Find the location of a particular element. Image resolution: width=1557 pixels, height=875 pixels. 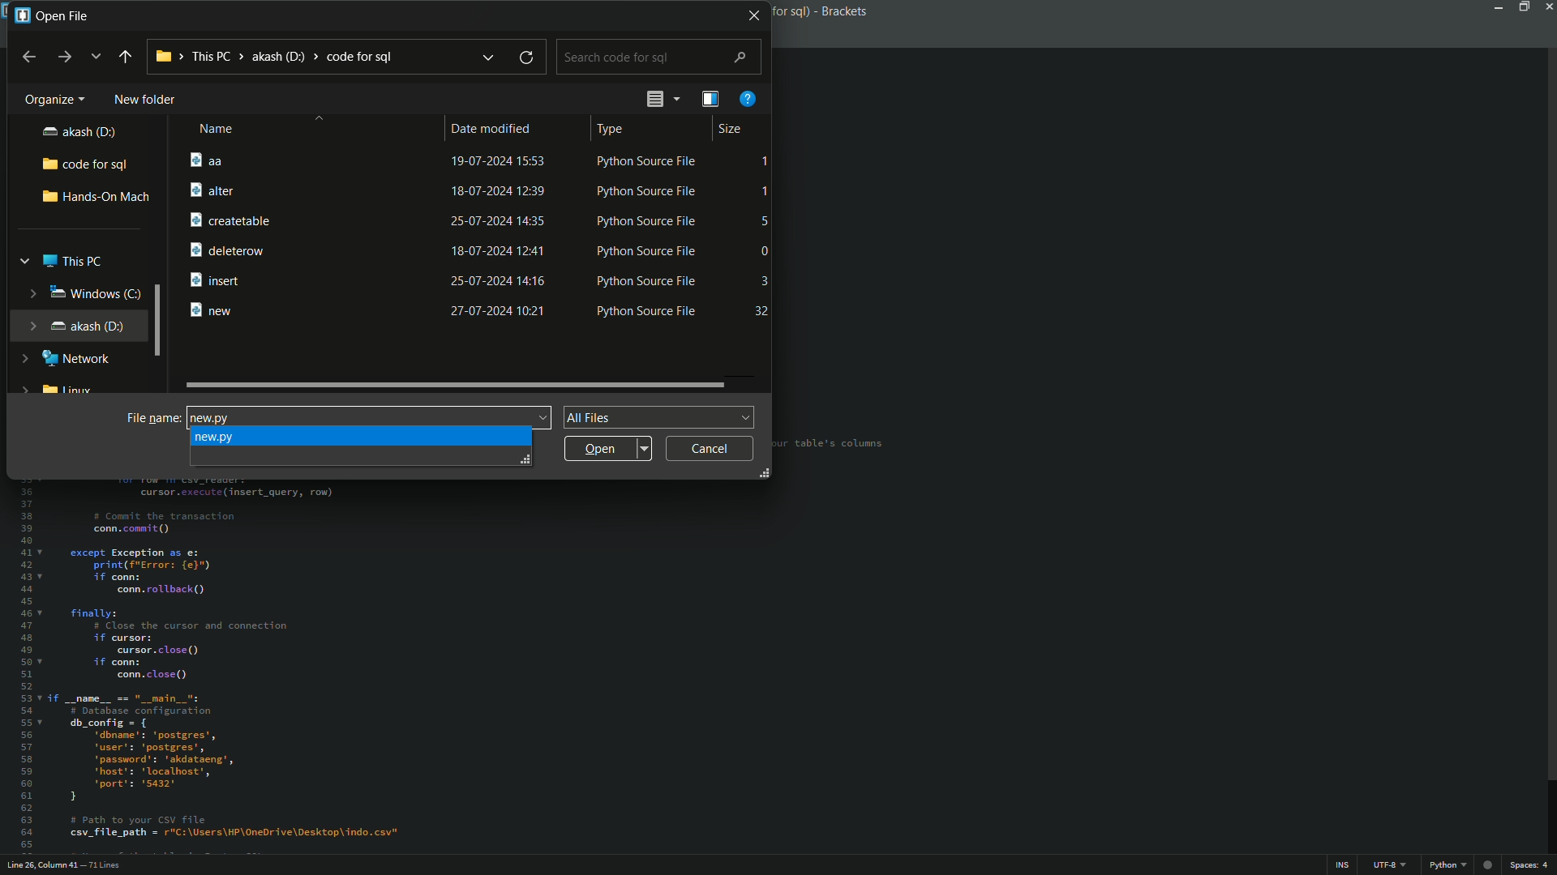

line numbers is located at coordinates (22, 668).